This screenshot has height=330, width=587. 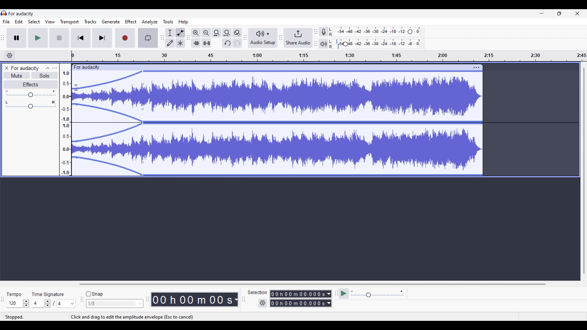 What do you see at coordinates (298, 298) in the screenshot?
I see `Selection duration` at bounding box center [298, 298].